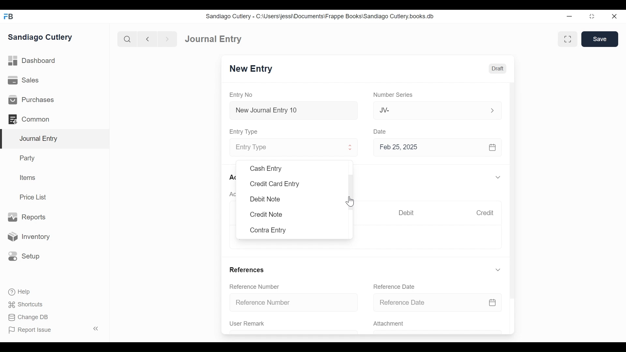  Describe the element at coordinates (269, 230) in the screenshot. I see `Contra Entry` at that location.